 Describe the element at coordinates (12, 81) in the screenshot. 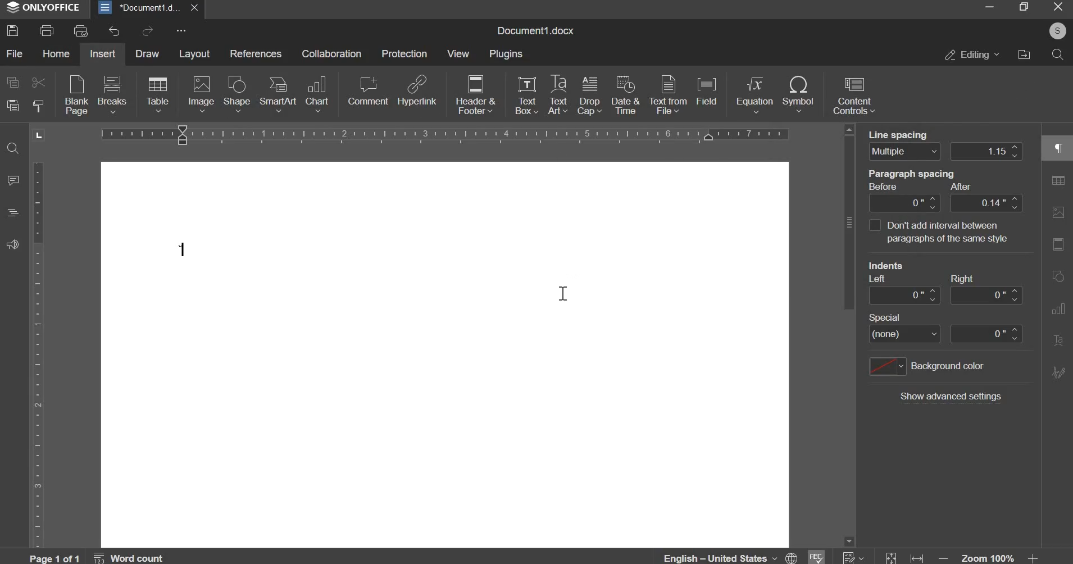

I see `copy` at that location.